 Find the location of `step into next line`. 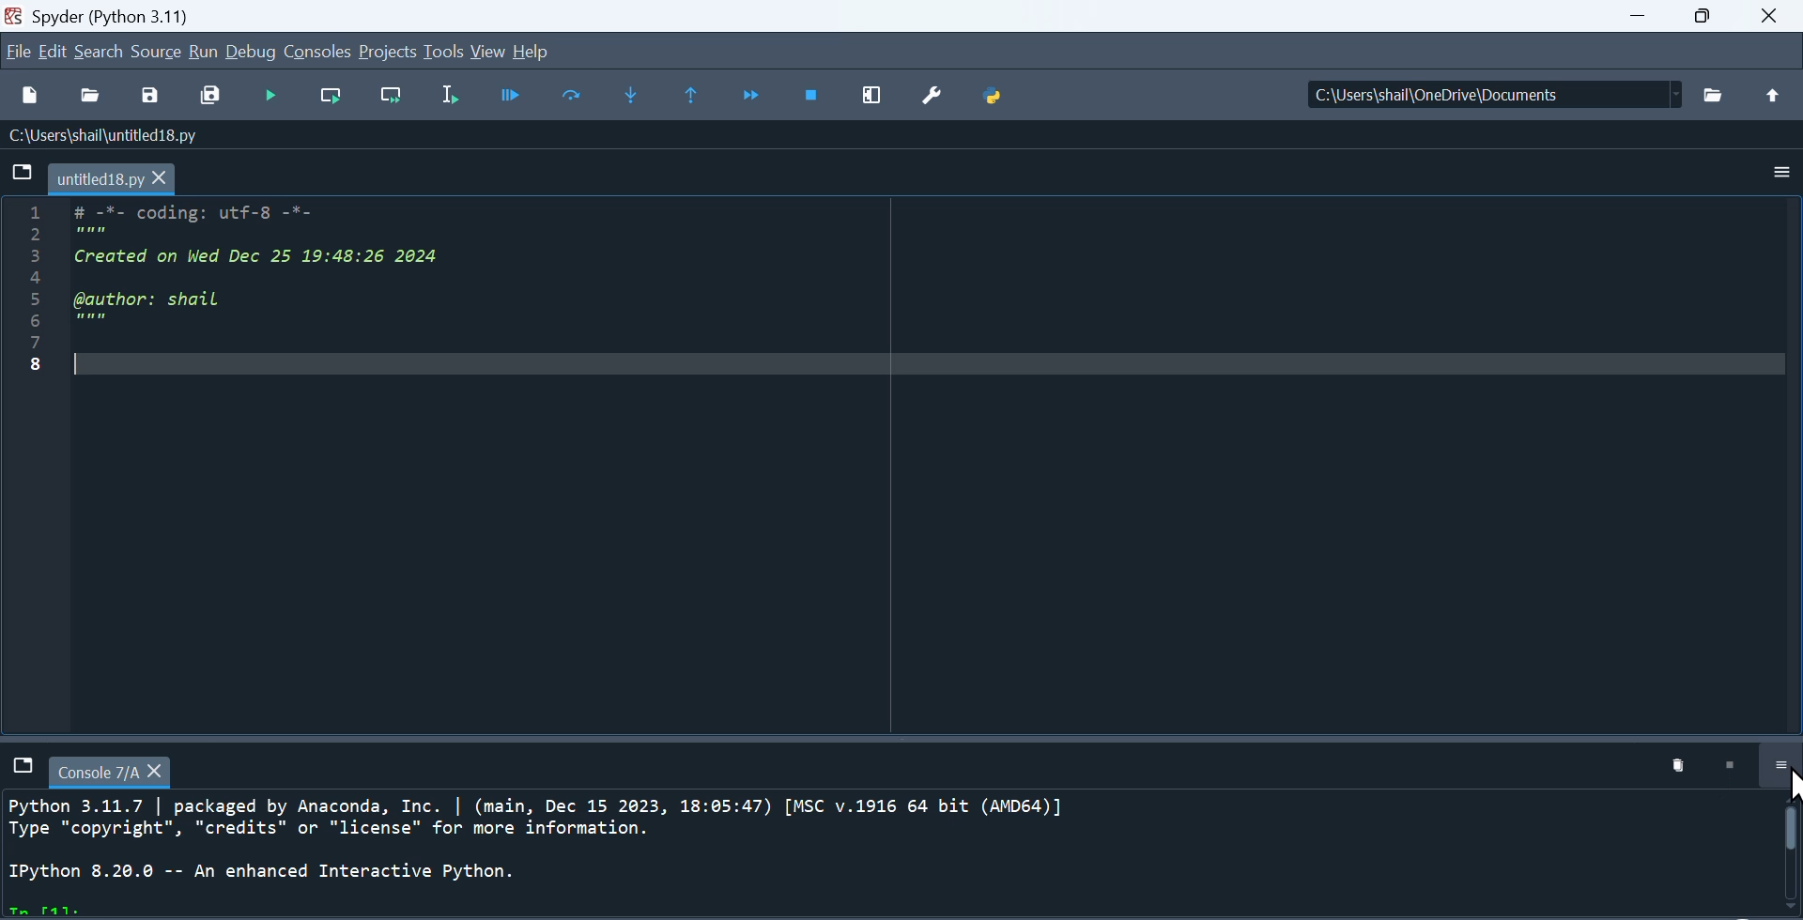

step into next line is located at coordinates (635, 98).